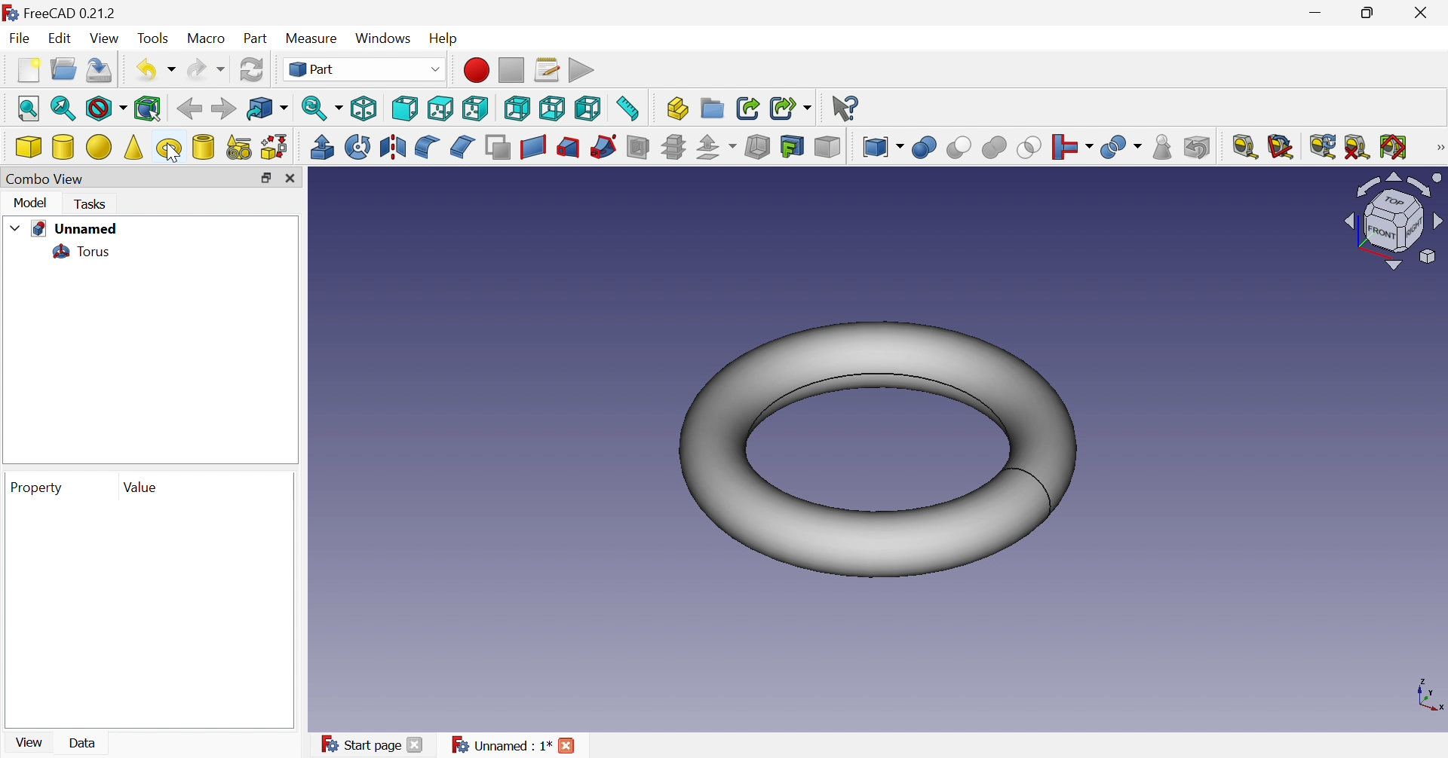  What do you see at coordinates (93, 205) in the screenshot?
I see `Tasks` at bounding box center [93, 205].